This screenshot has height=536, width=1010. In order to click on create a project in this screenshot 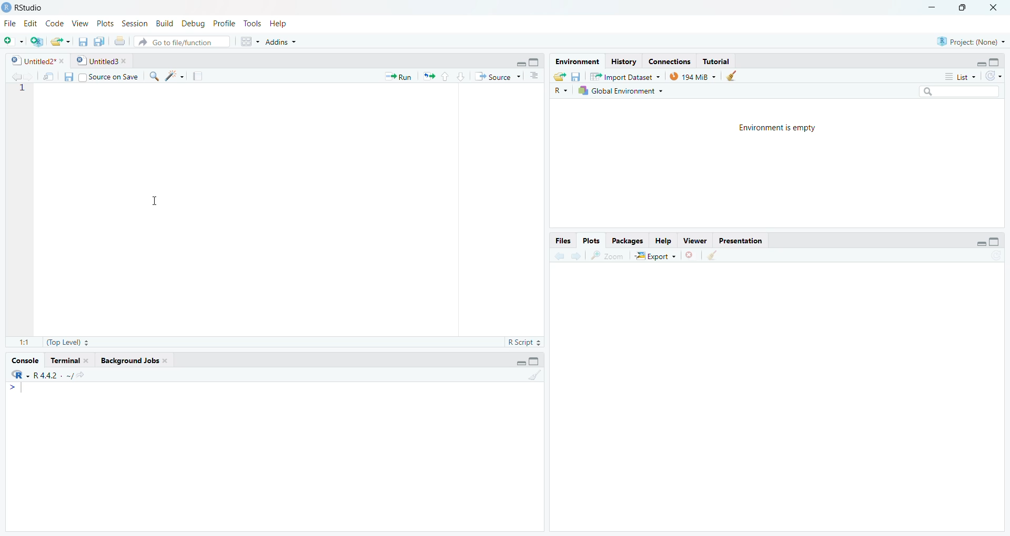, I will do `click(36, 40)`.